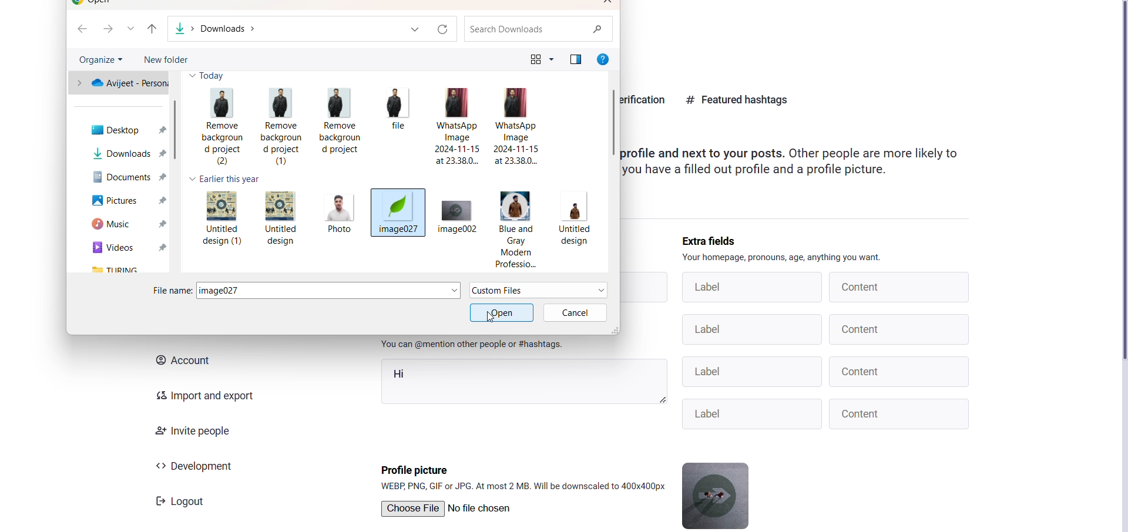 This screenshot has height=532, width=1128. What do you see at coordinates (125, 177) in the screenshot?
I see `documents` at bounding box center [125, 177].